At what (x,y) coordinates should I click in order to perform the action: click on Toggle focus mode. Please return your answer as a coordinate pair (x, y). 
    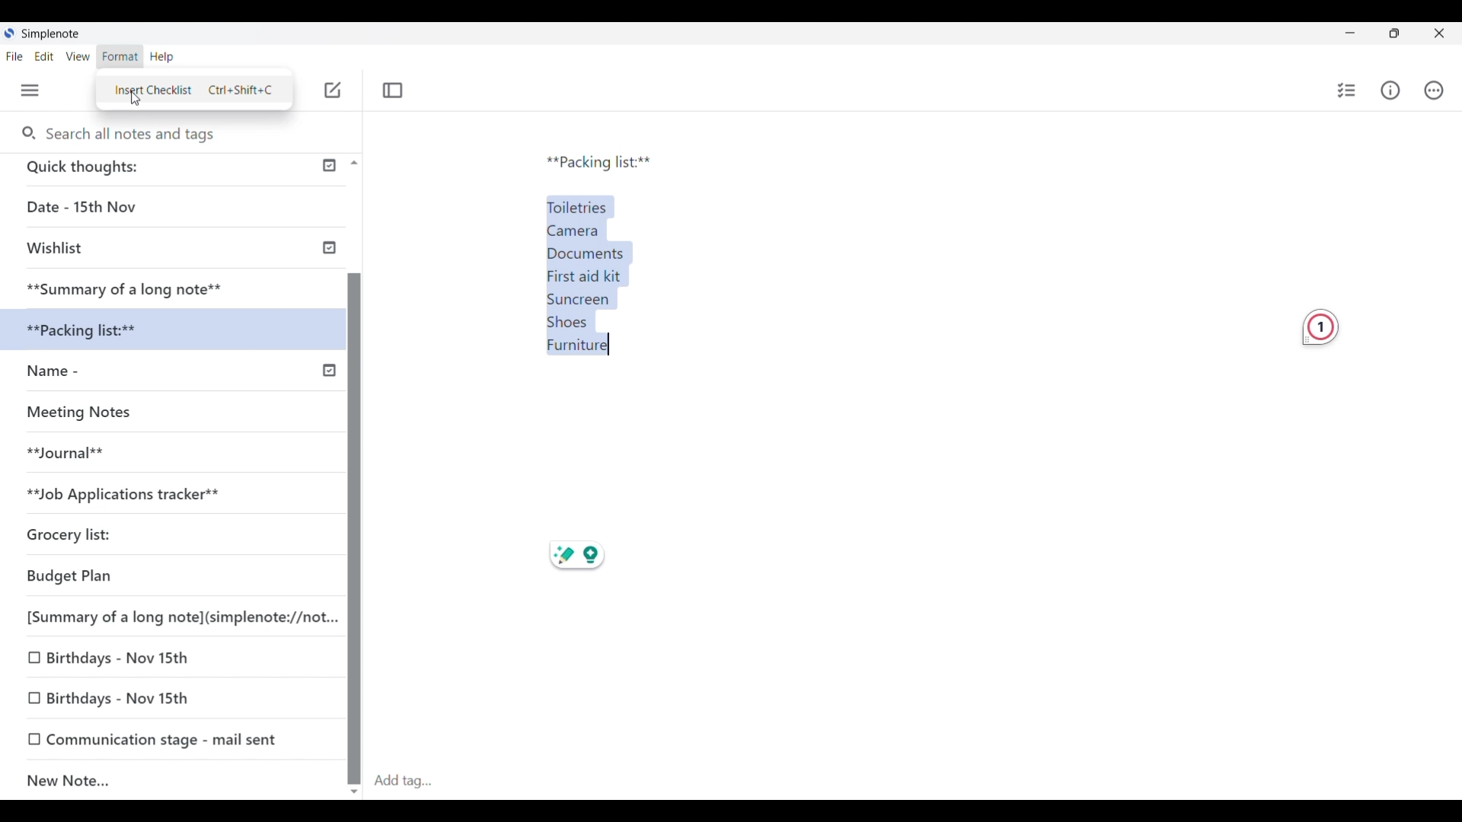
    Looking at the image, I should click on (393, 90).